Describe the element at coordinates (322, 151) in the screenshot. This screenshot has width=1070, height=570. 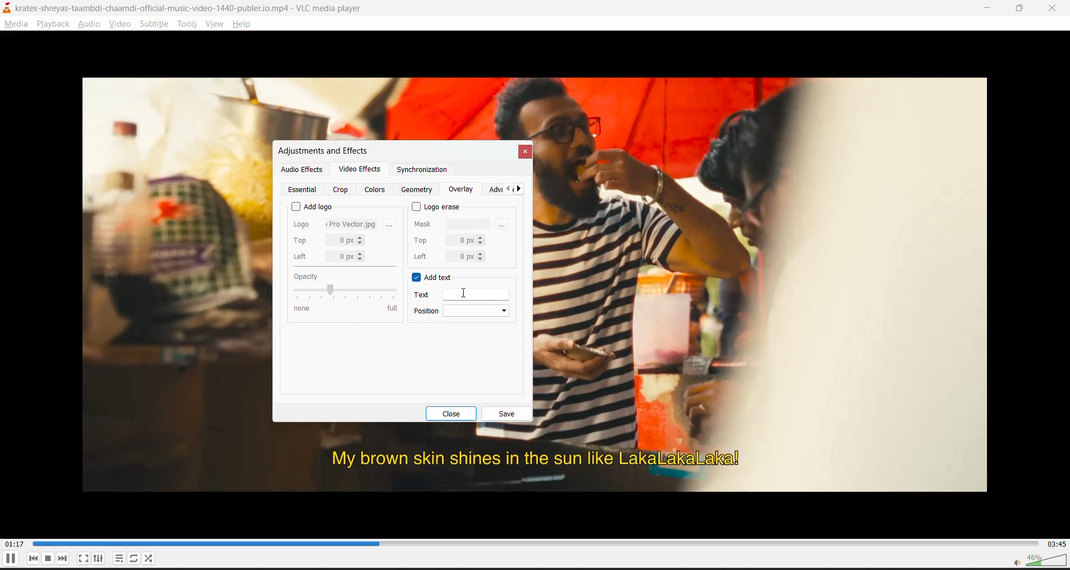
I see `adjustments and effects` at that location.